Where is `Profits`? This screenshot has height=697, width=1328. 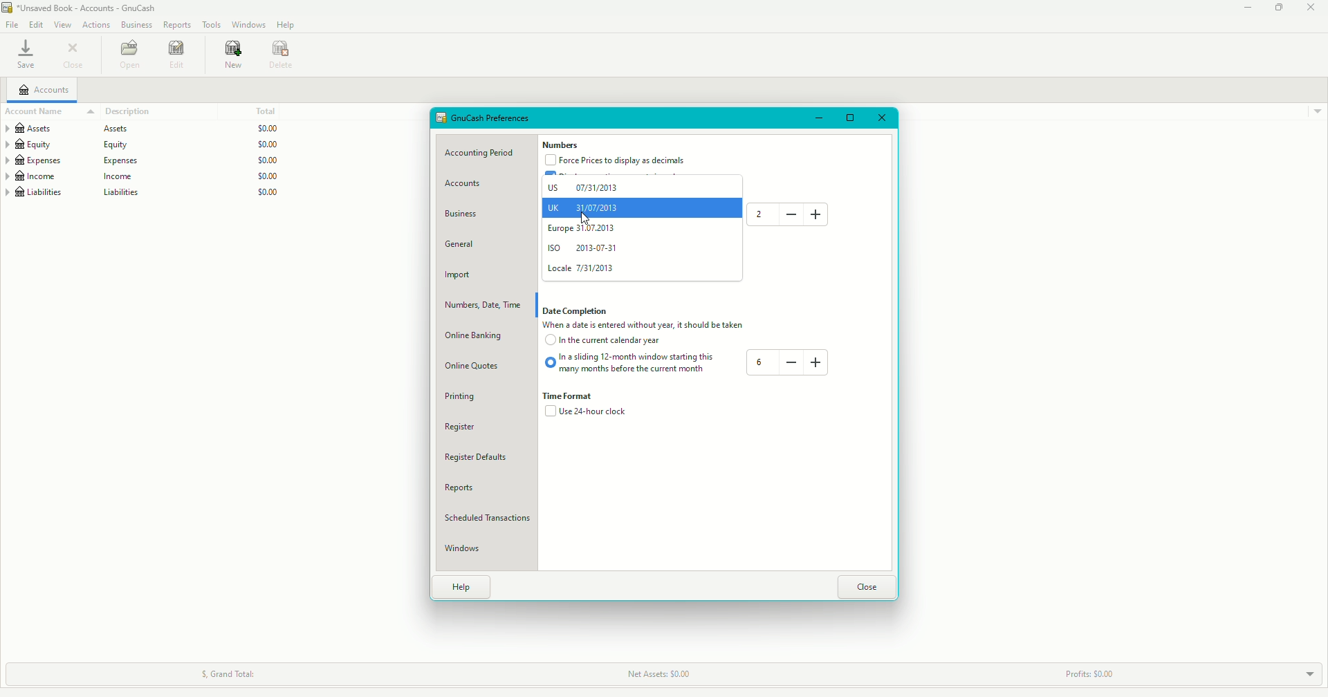
Profits is located at coordinates (1100, 670).